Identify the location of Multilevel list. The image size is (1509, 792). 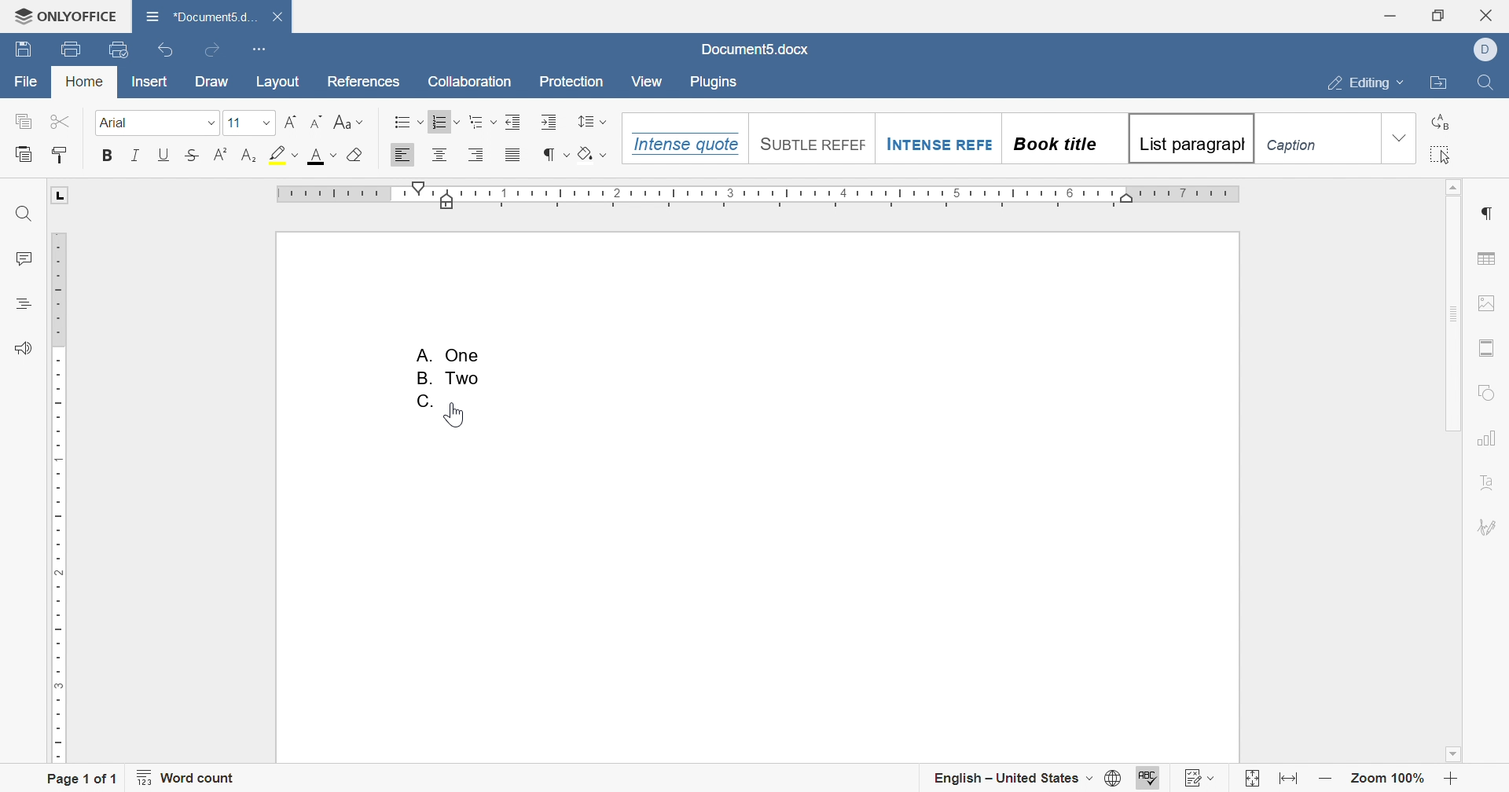
(481, 122).